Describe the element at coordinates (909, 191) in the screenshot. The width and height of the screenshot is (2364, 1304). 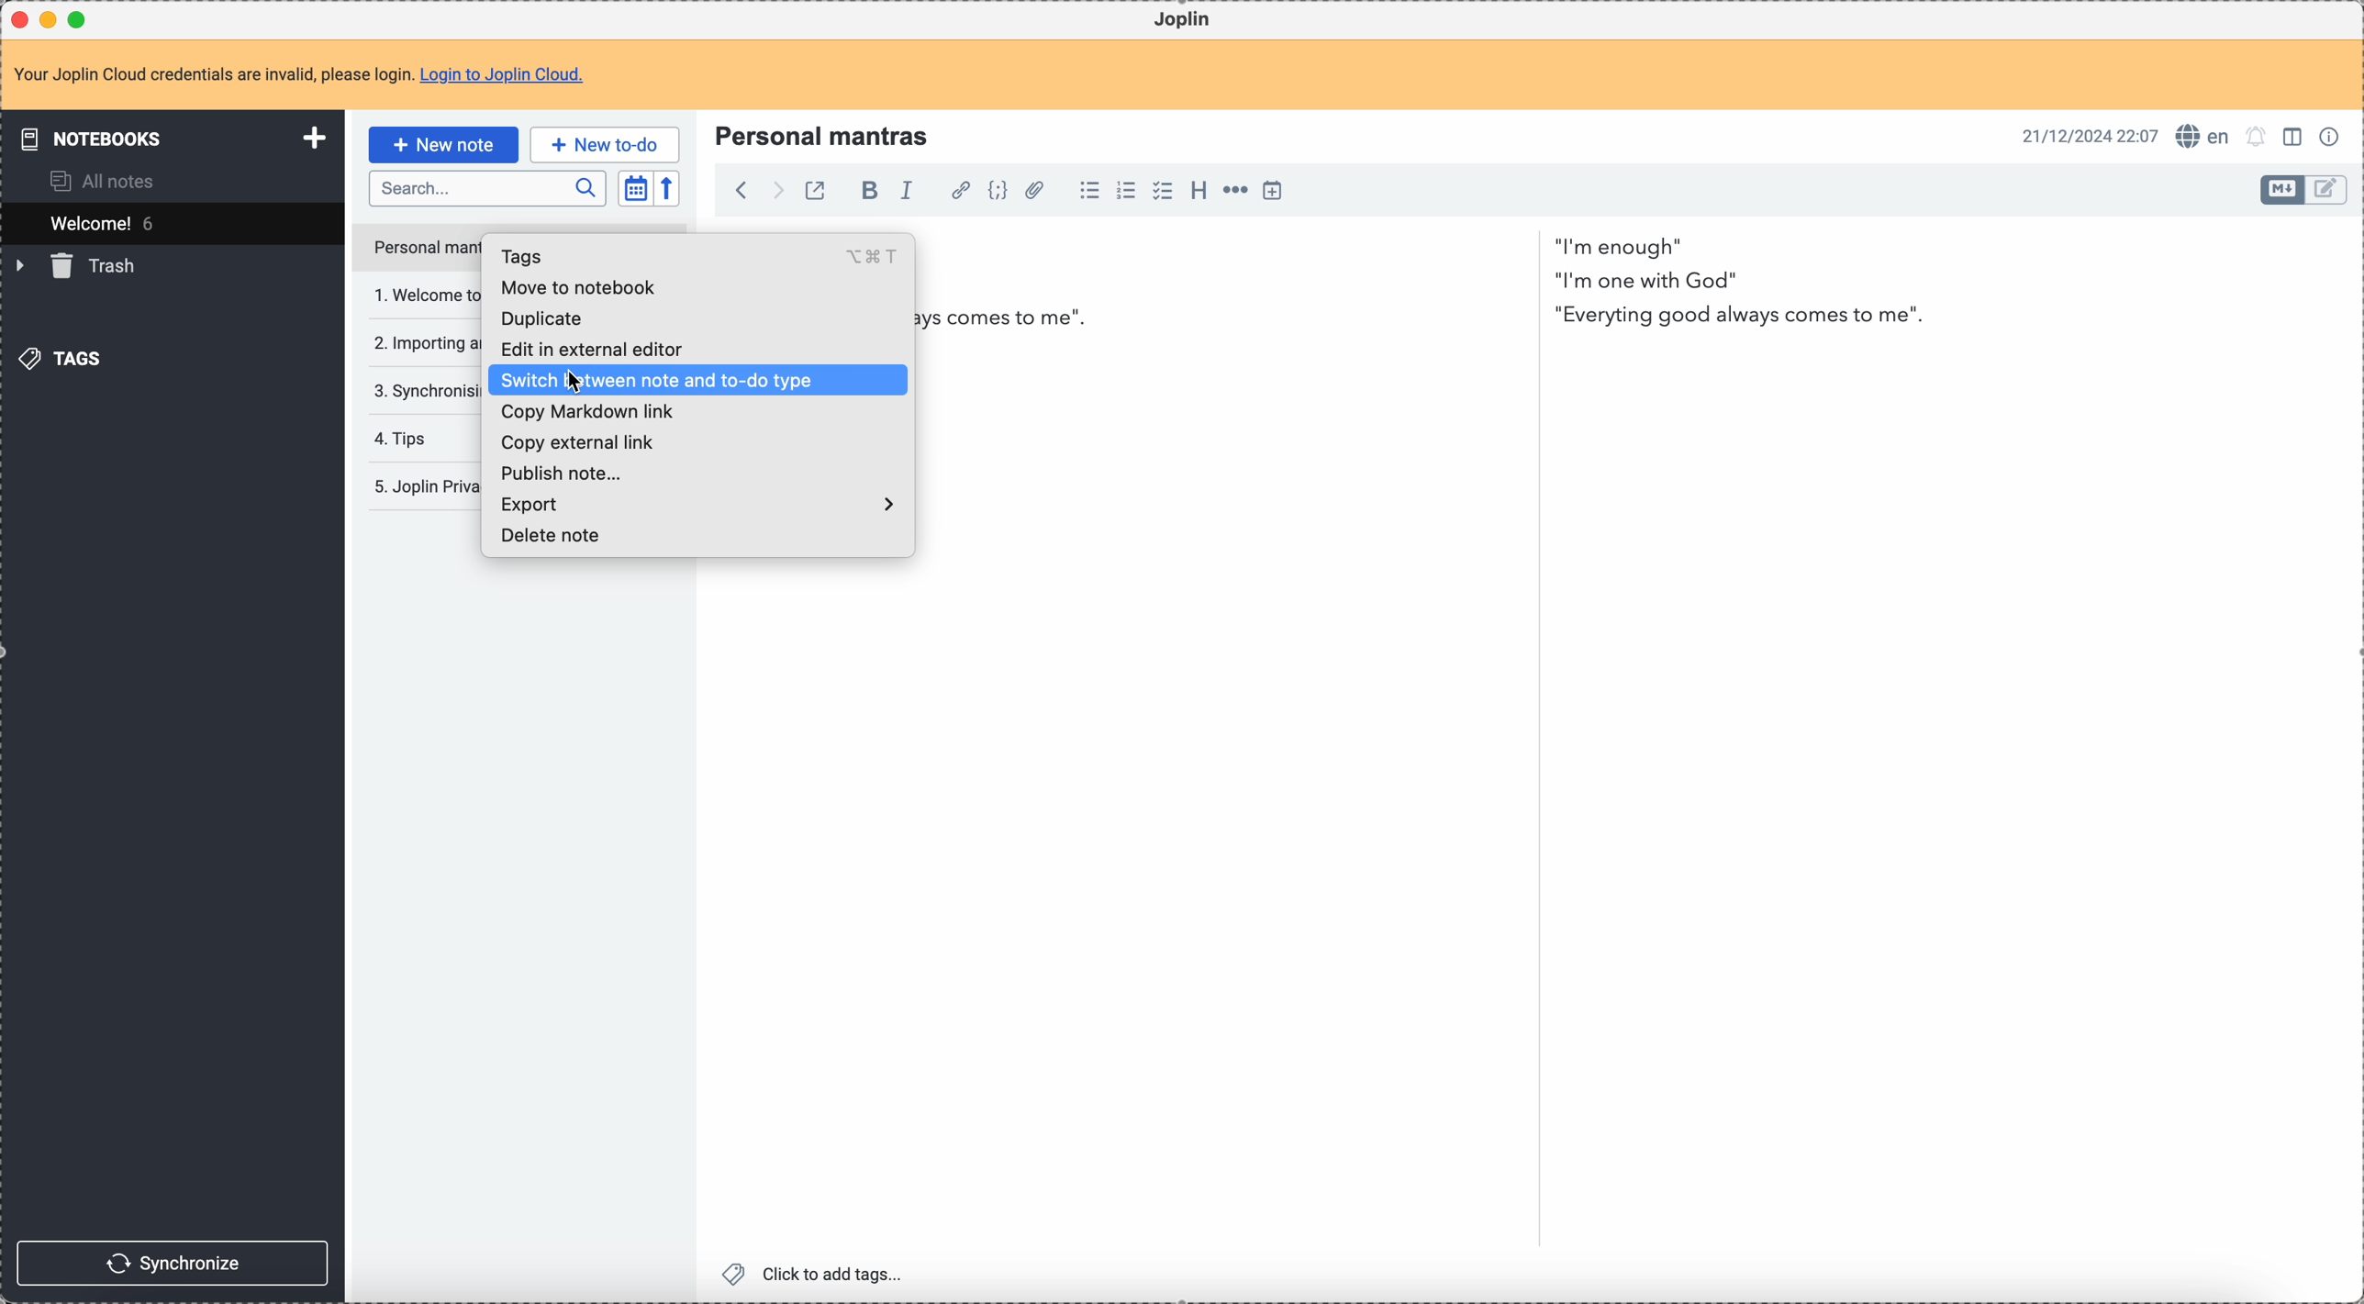
I see `italic` at that location.